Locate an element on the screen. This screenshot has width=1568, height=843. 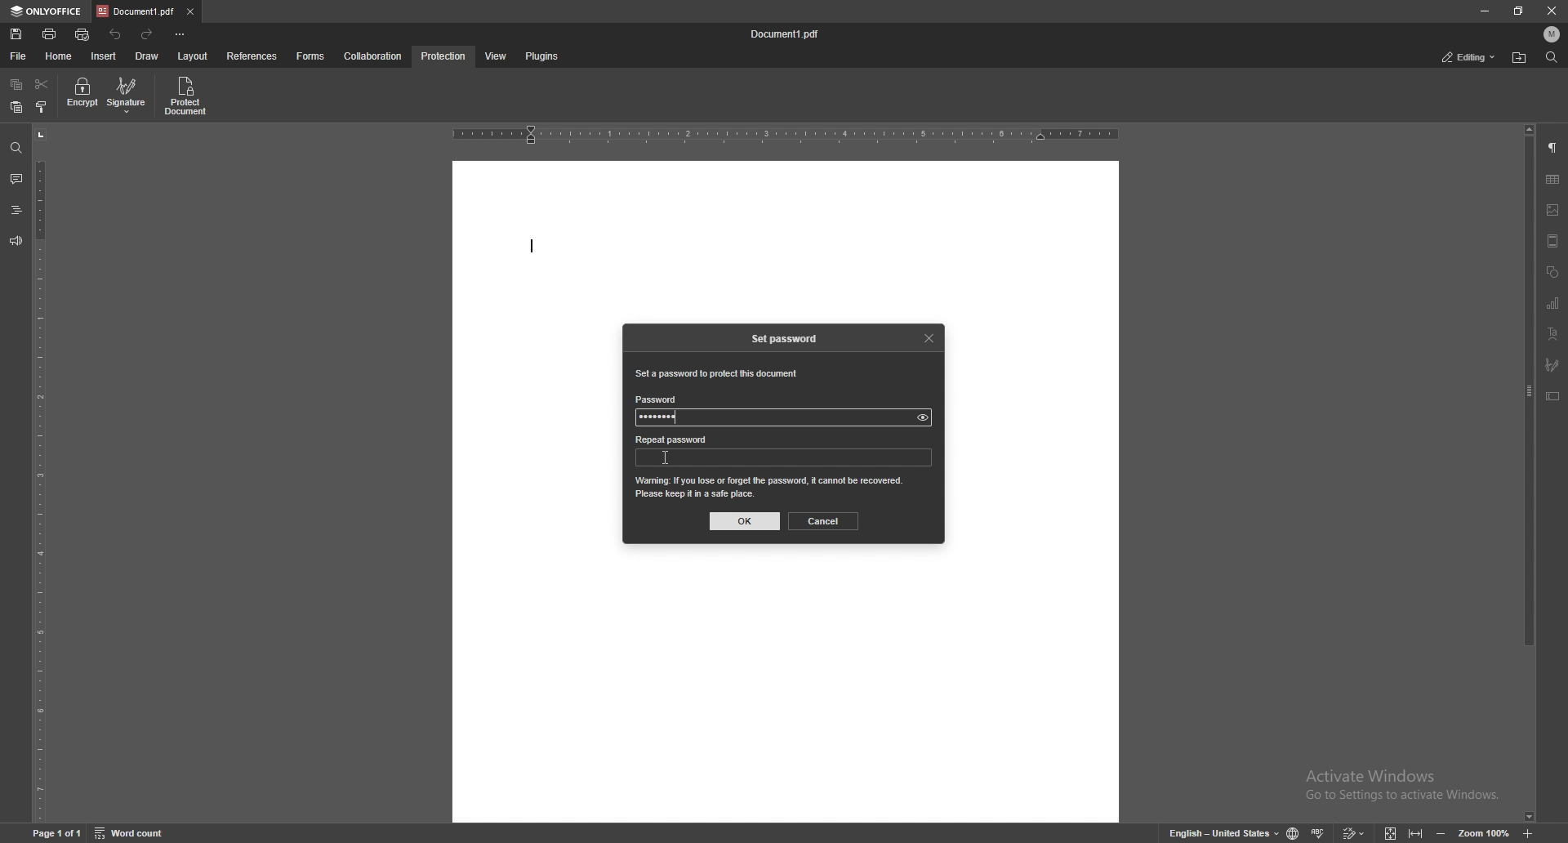
fit to screen is located at coordinates (1391, 832).